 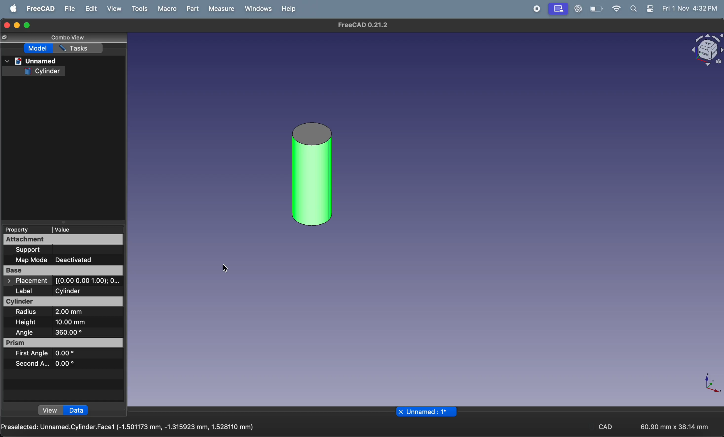 I want to click on label, so click(x=29, y=291).